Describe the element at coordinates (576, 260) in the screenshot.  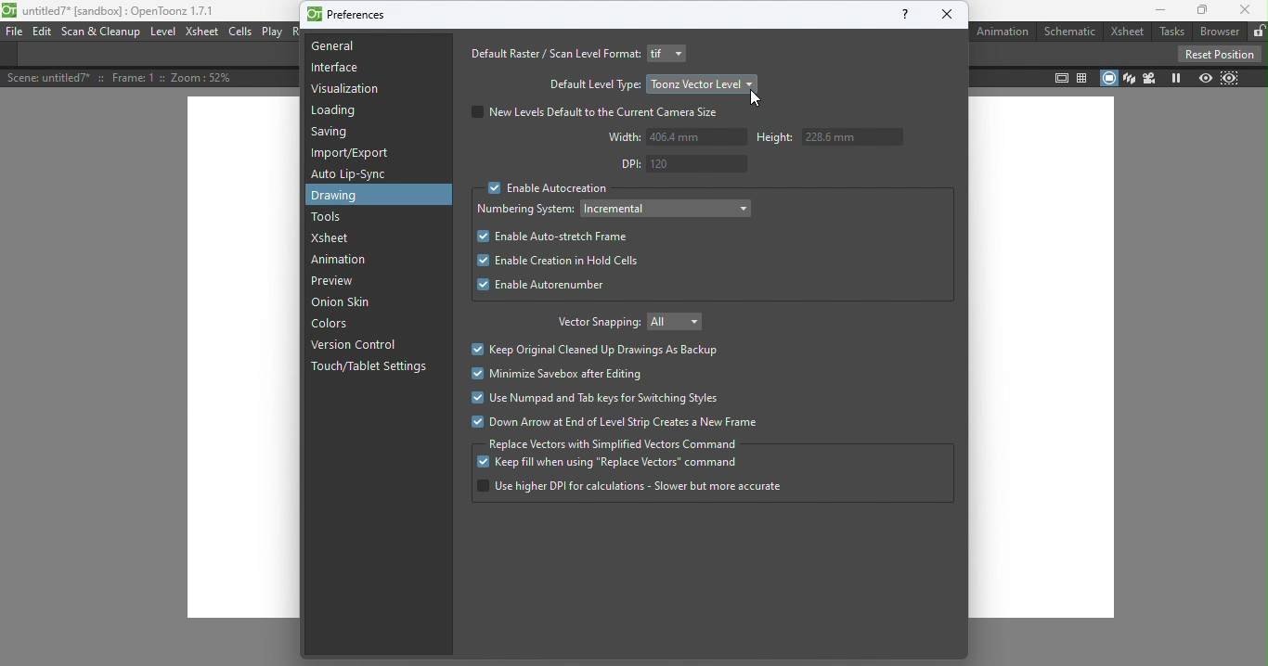
I see `Enable create in hold cells` at that location.